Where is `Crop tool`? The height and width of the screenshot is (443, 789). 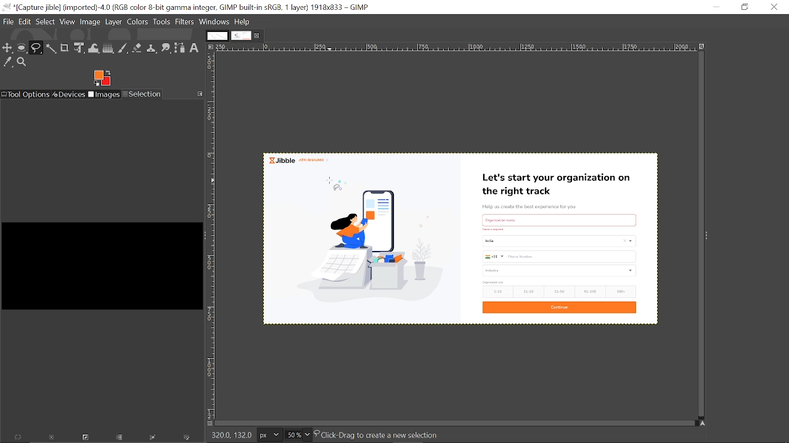 Crop tool is located at coordinates (64, 48).